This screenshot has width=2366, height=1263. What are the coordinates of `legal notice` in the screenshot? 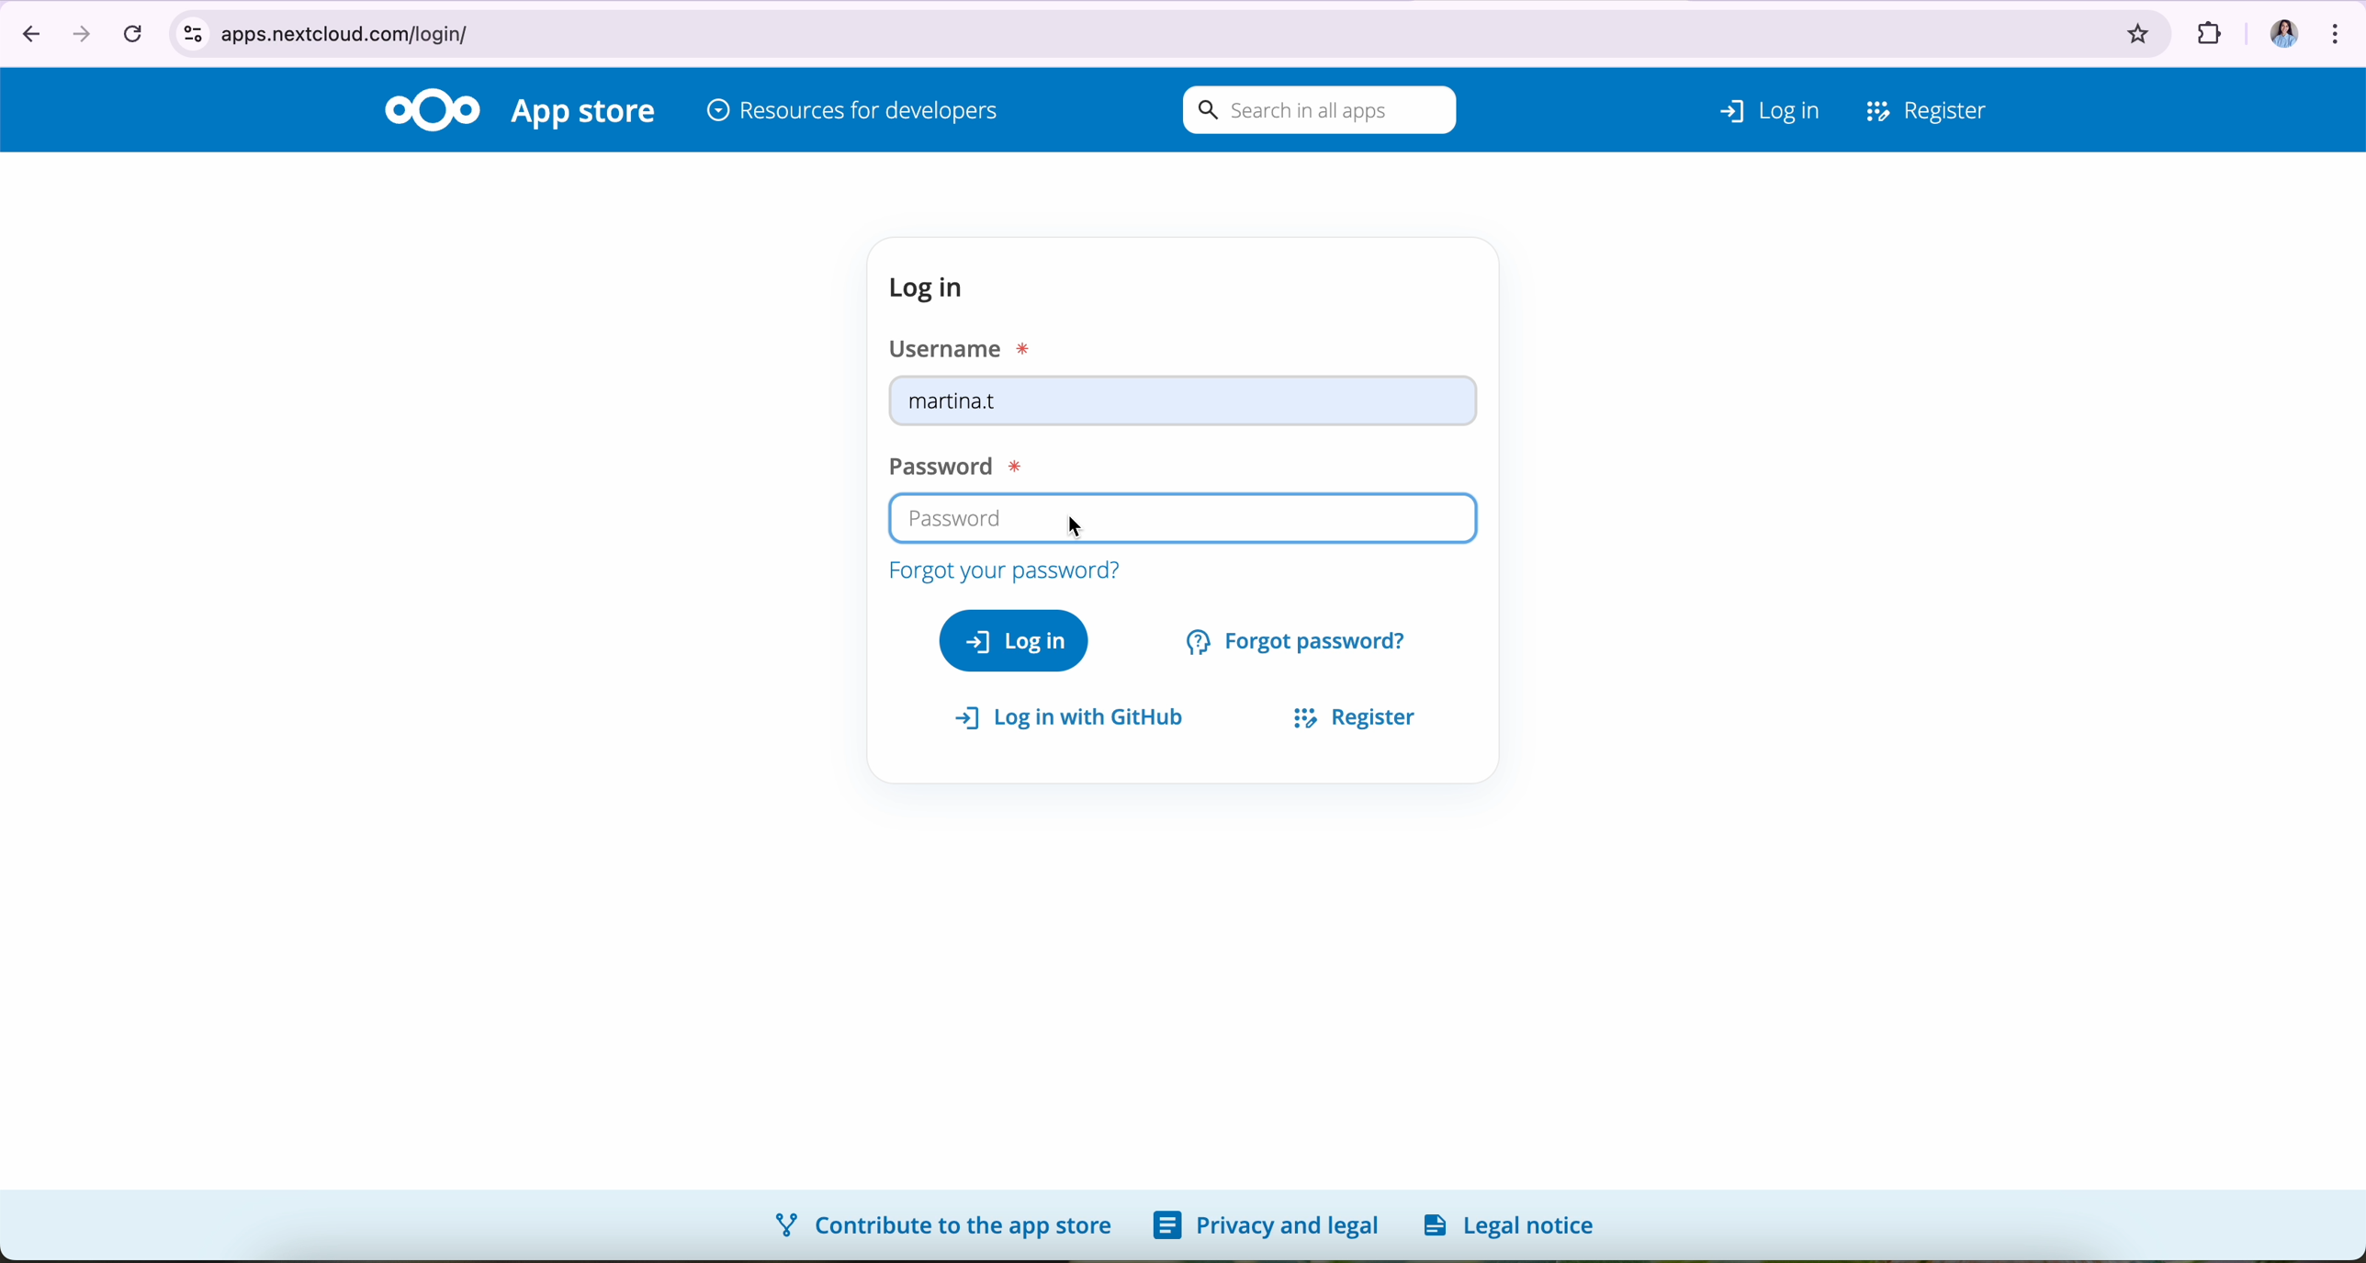 It's located at (1515, 1224).